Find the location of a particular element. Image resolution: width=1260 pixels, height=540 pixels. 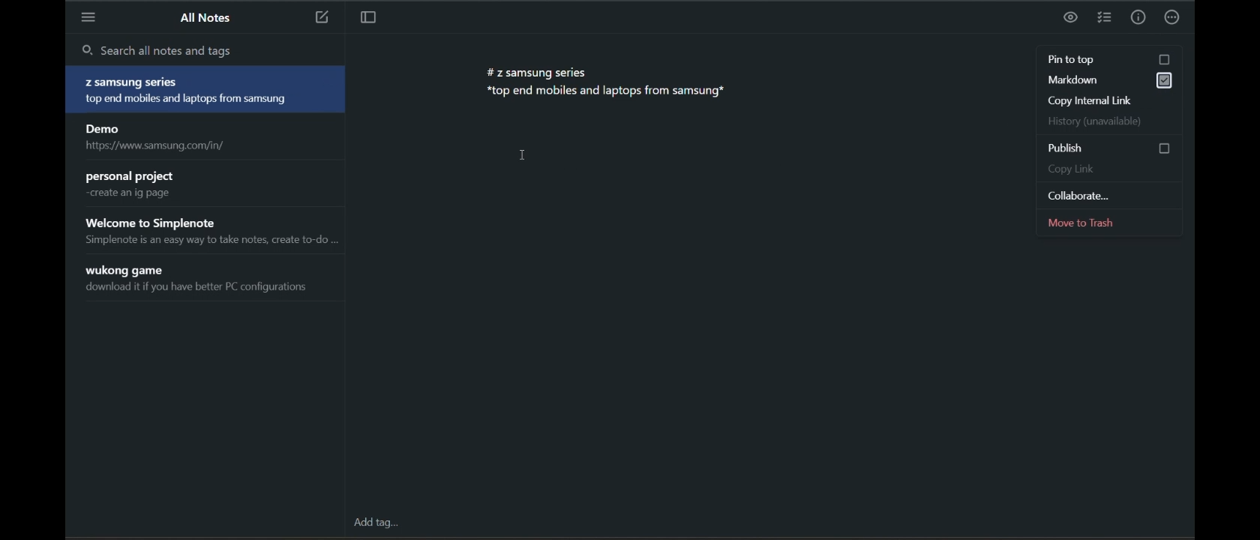

info is located at coordinates (1138, 17).